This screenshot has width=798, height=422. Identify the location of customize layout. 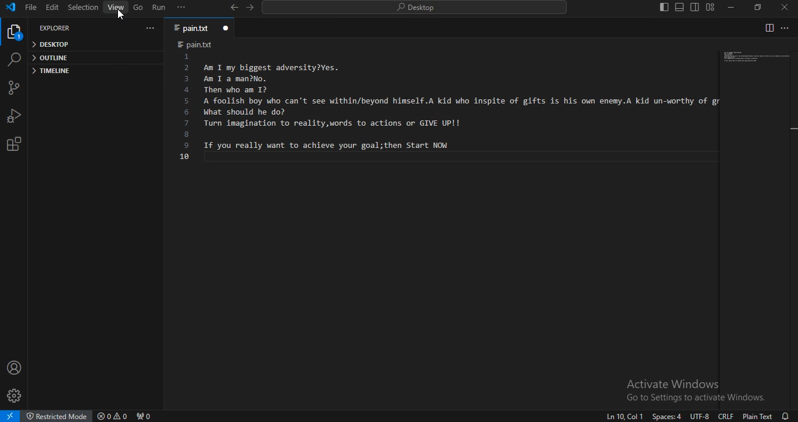
(711, 7).